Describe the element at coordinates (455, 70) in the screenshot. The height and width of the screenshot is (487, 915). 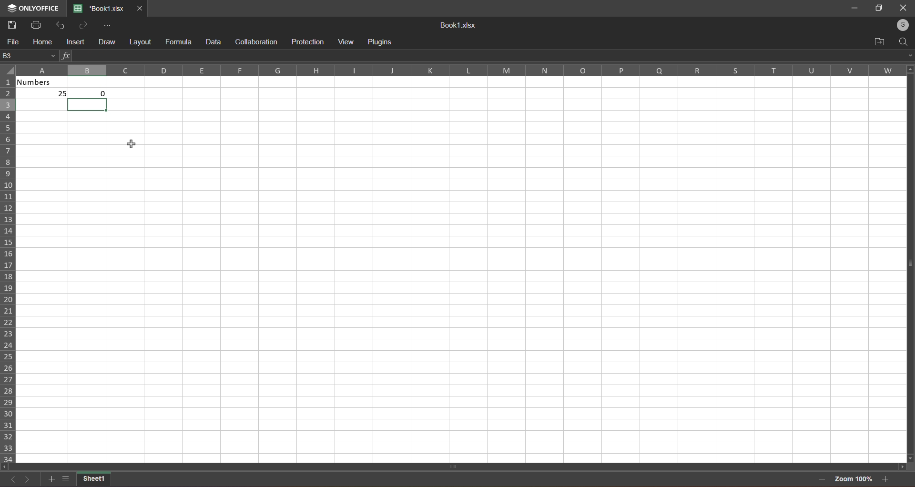
I see `Column Label` at that location.